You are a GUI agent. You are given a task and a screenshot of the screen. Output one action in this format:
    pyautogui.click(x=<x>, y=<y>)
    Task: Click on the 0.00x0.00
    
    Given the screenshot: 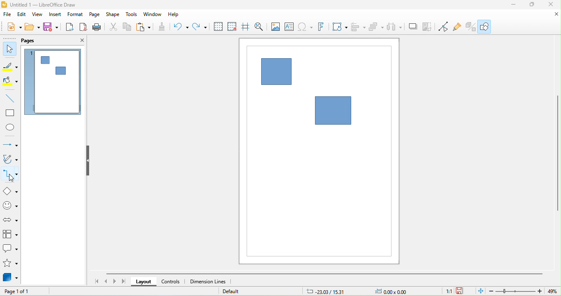 What is the action you would take?
    pyautogui.click(x=393, y=292)
    